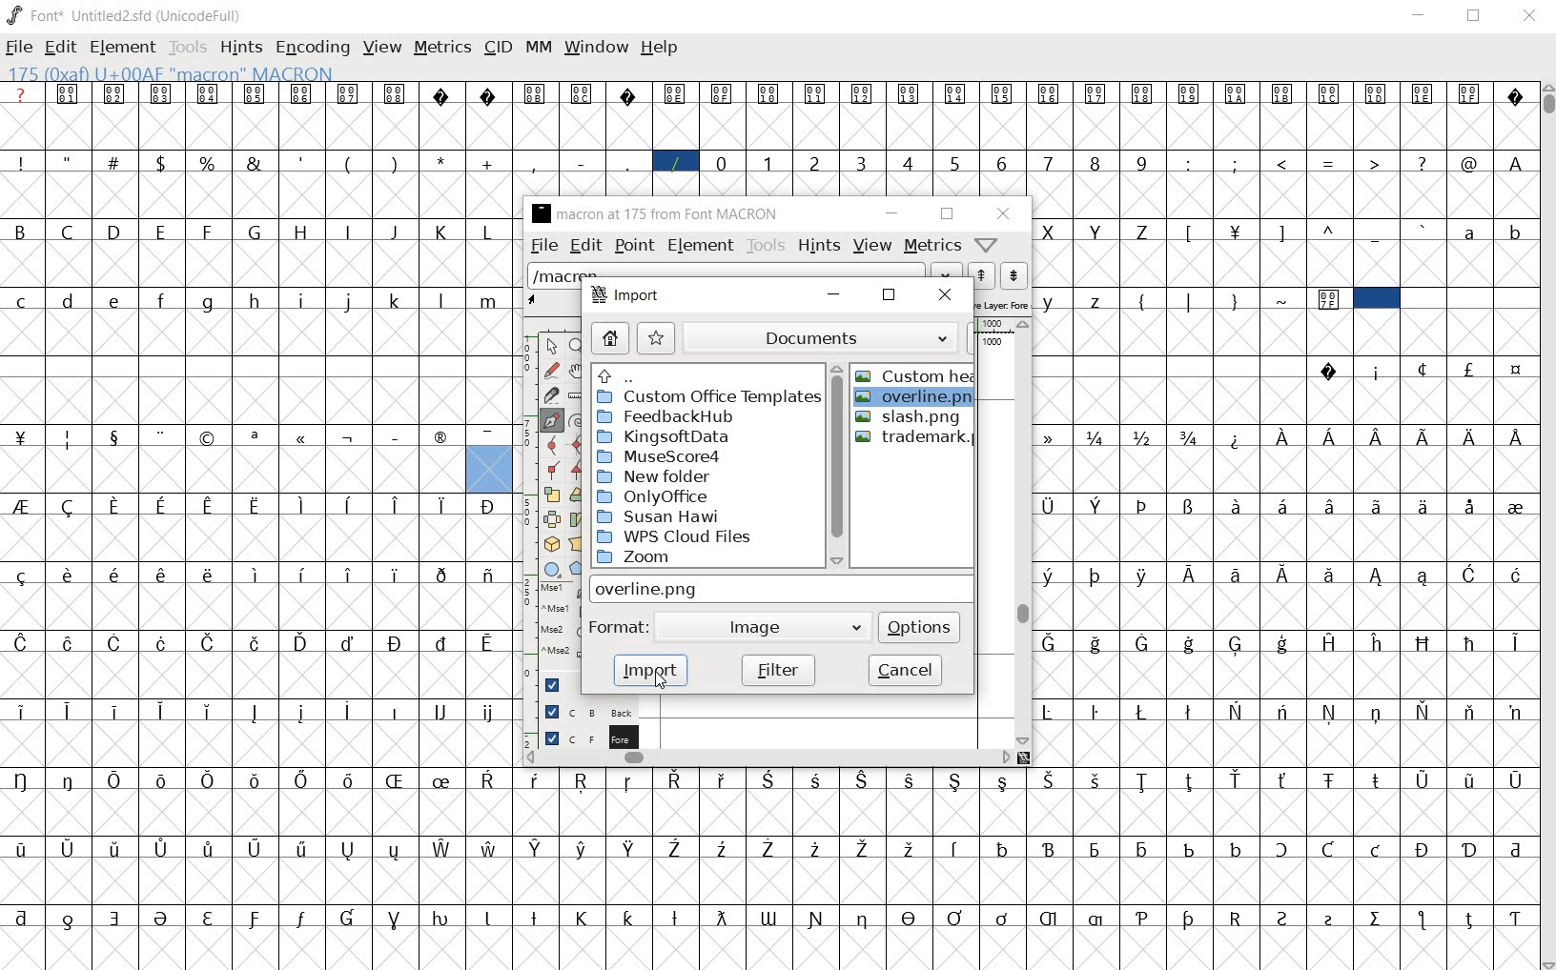  What do you see at coordinates (66, 848) in the screenshot?
I see `Symbol` at bounding box center [66, 848].